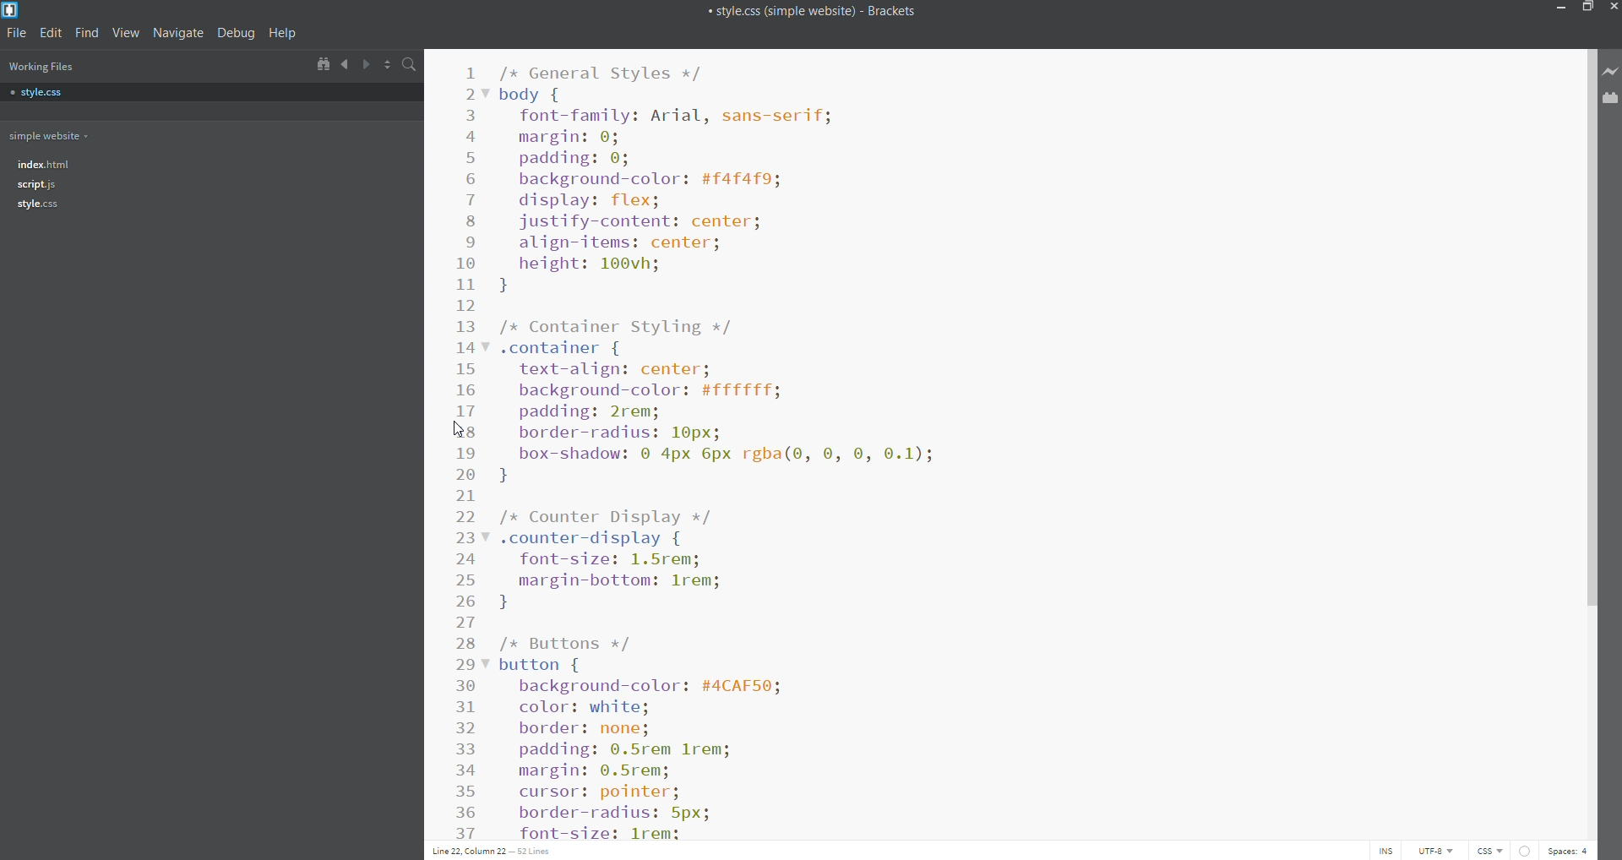  I want to click on file tree- index.html, so click(46, 162).